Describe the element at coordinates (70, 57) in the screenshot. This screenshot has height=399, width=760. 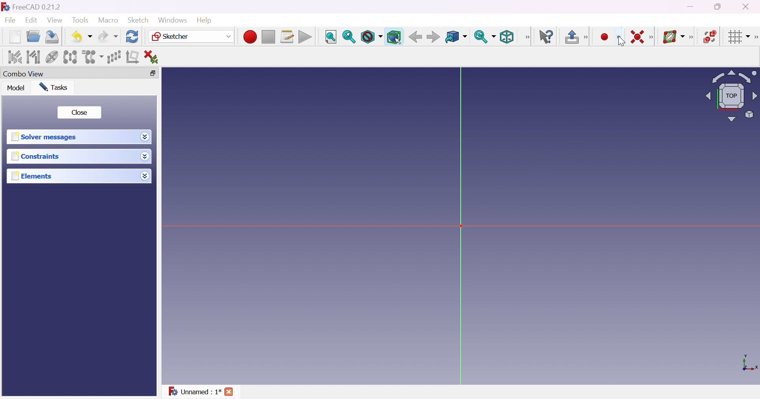
I see `Symmetry` at that location.